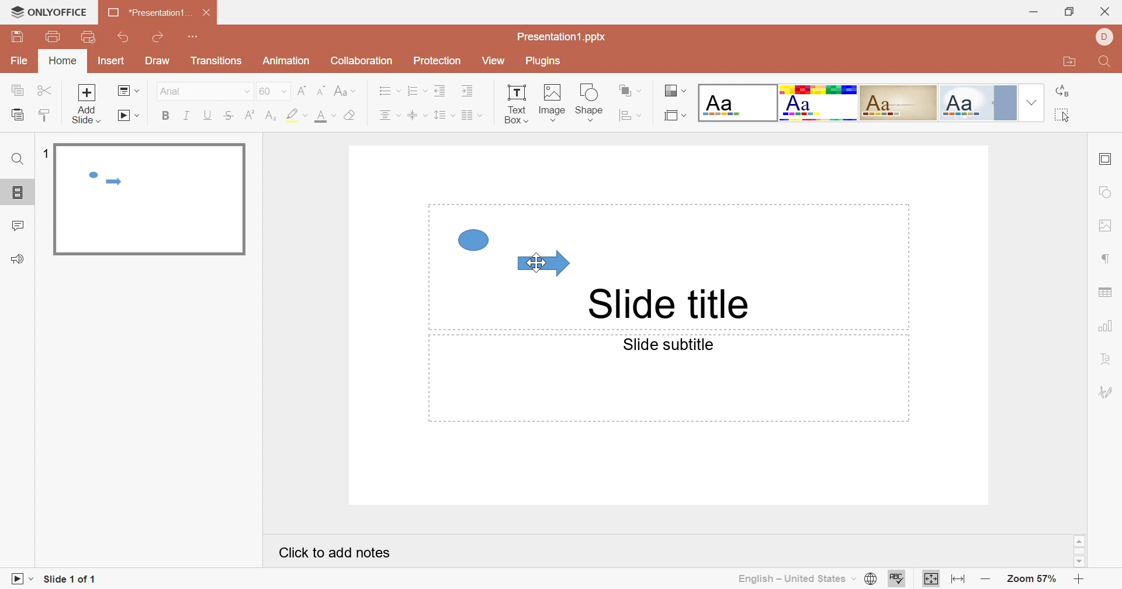 The height and width of the screenshot is (589, 1122). Describe the element at coordinates (20, 39) in the screenshot. I see `Save` at that location.